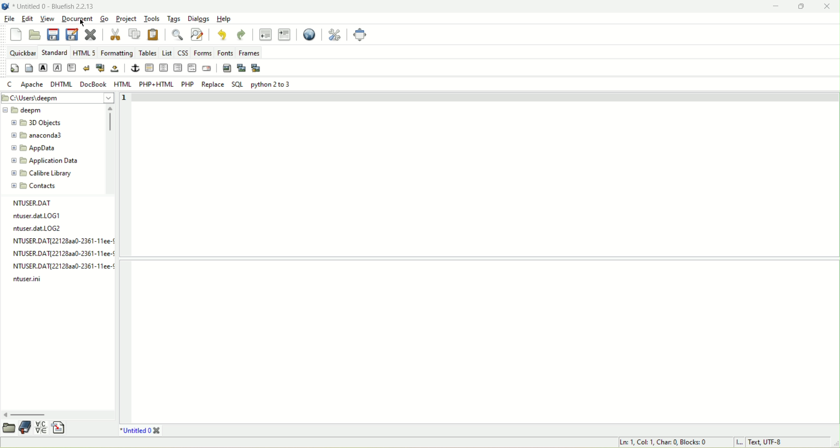 This screenshot has width=840, height=448. I want to click on fullscreen, so click(360, 35).